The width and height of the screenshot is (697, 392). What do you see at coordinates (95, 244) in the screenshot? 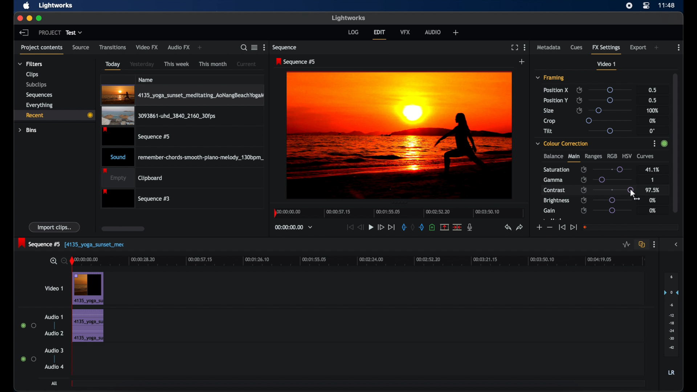
I see `text` at bounding box center [95, 244].